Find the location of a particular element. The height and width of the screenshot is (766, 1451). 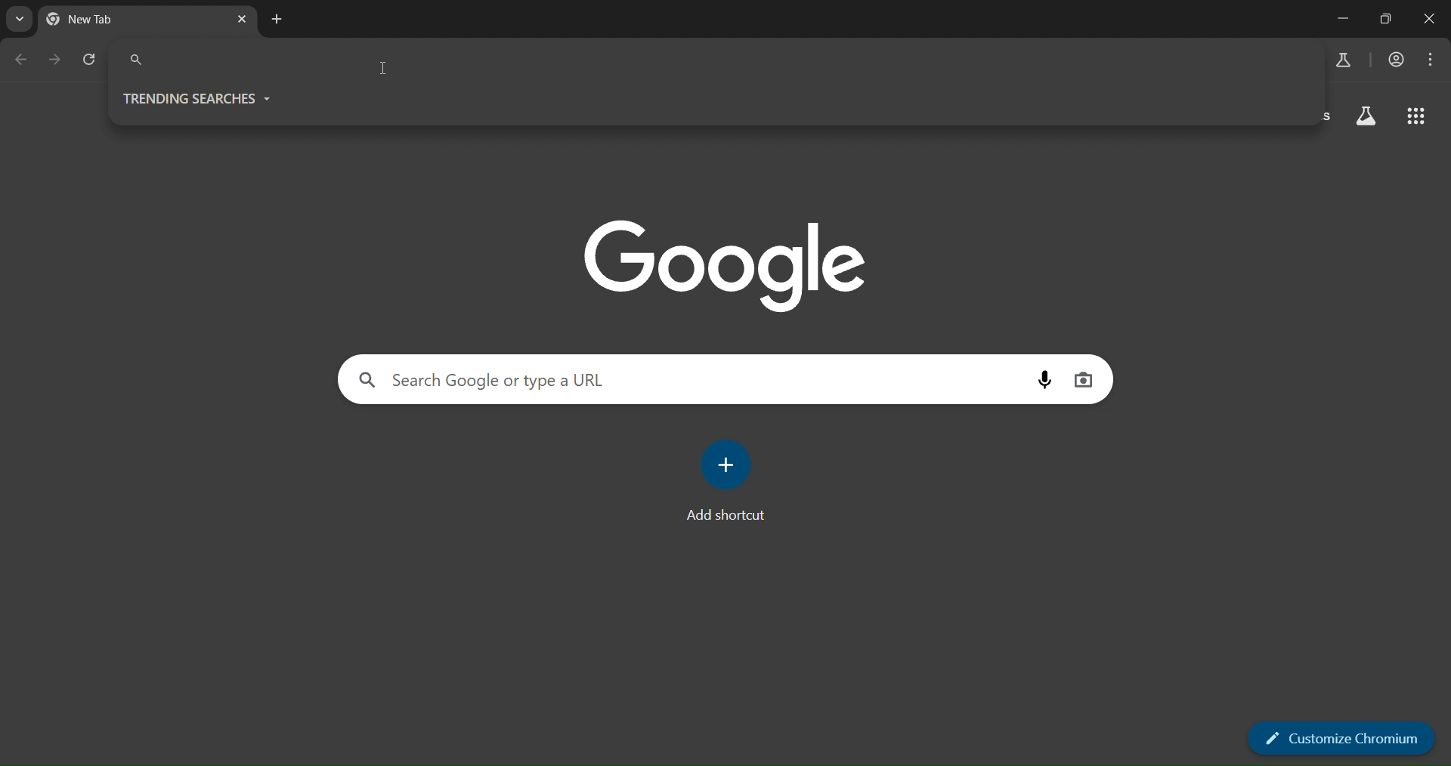

new tab is located at coordinates (280, 20).